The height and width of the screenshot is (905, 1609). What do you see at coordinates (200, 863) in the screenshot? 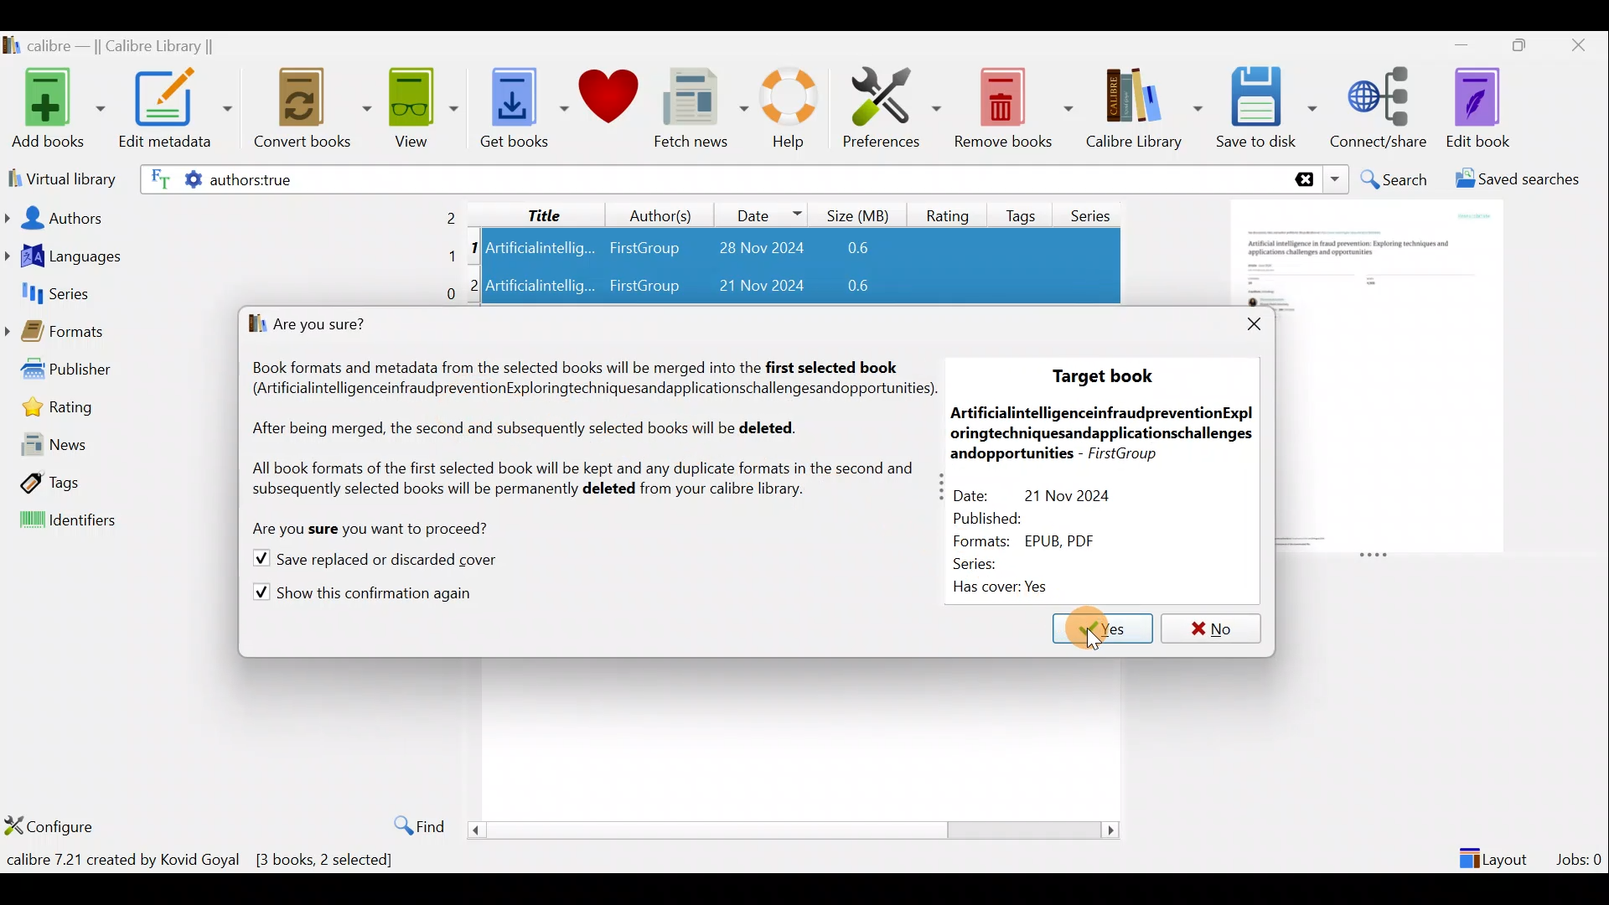
I see `calibre 7.21 created by Kovid Goyal [3 books, 2 selected]` at bounding box center [200, 863].